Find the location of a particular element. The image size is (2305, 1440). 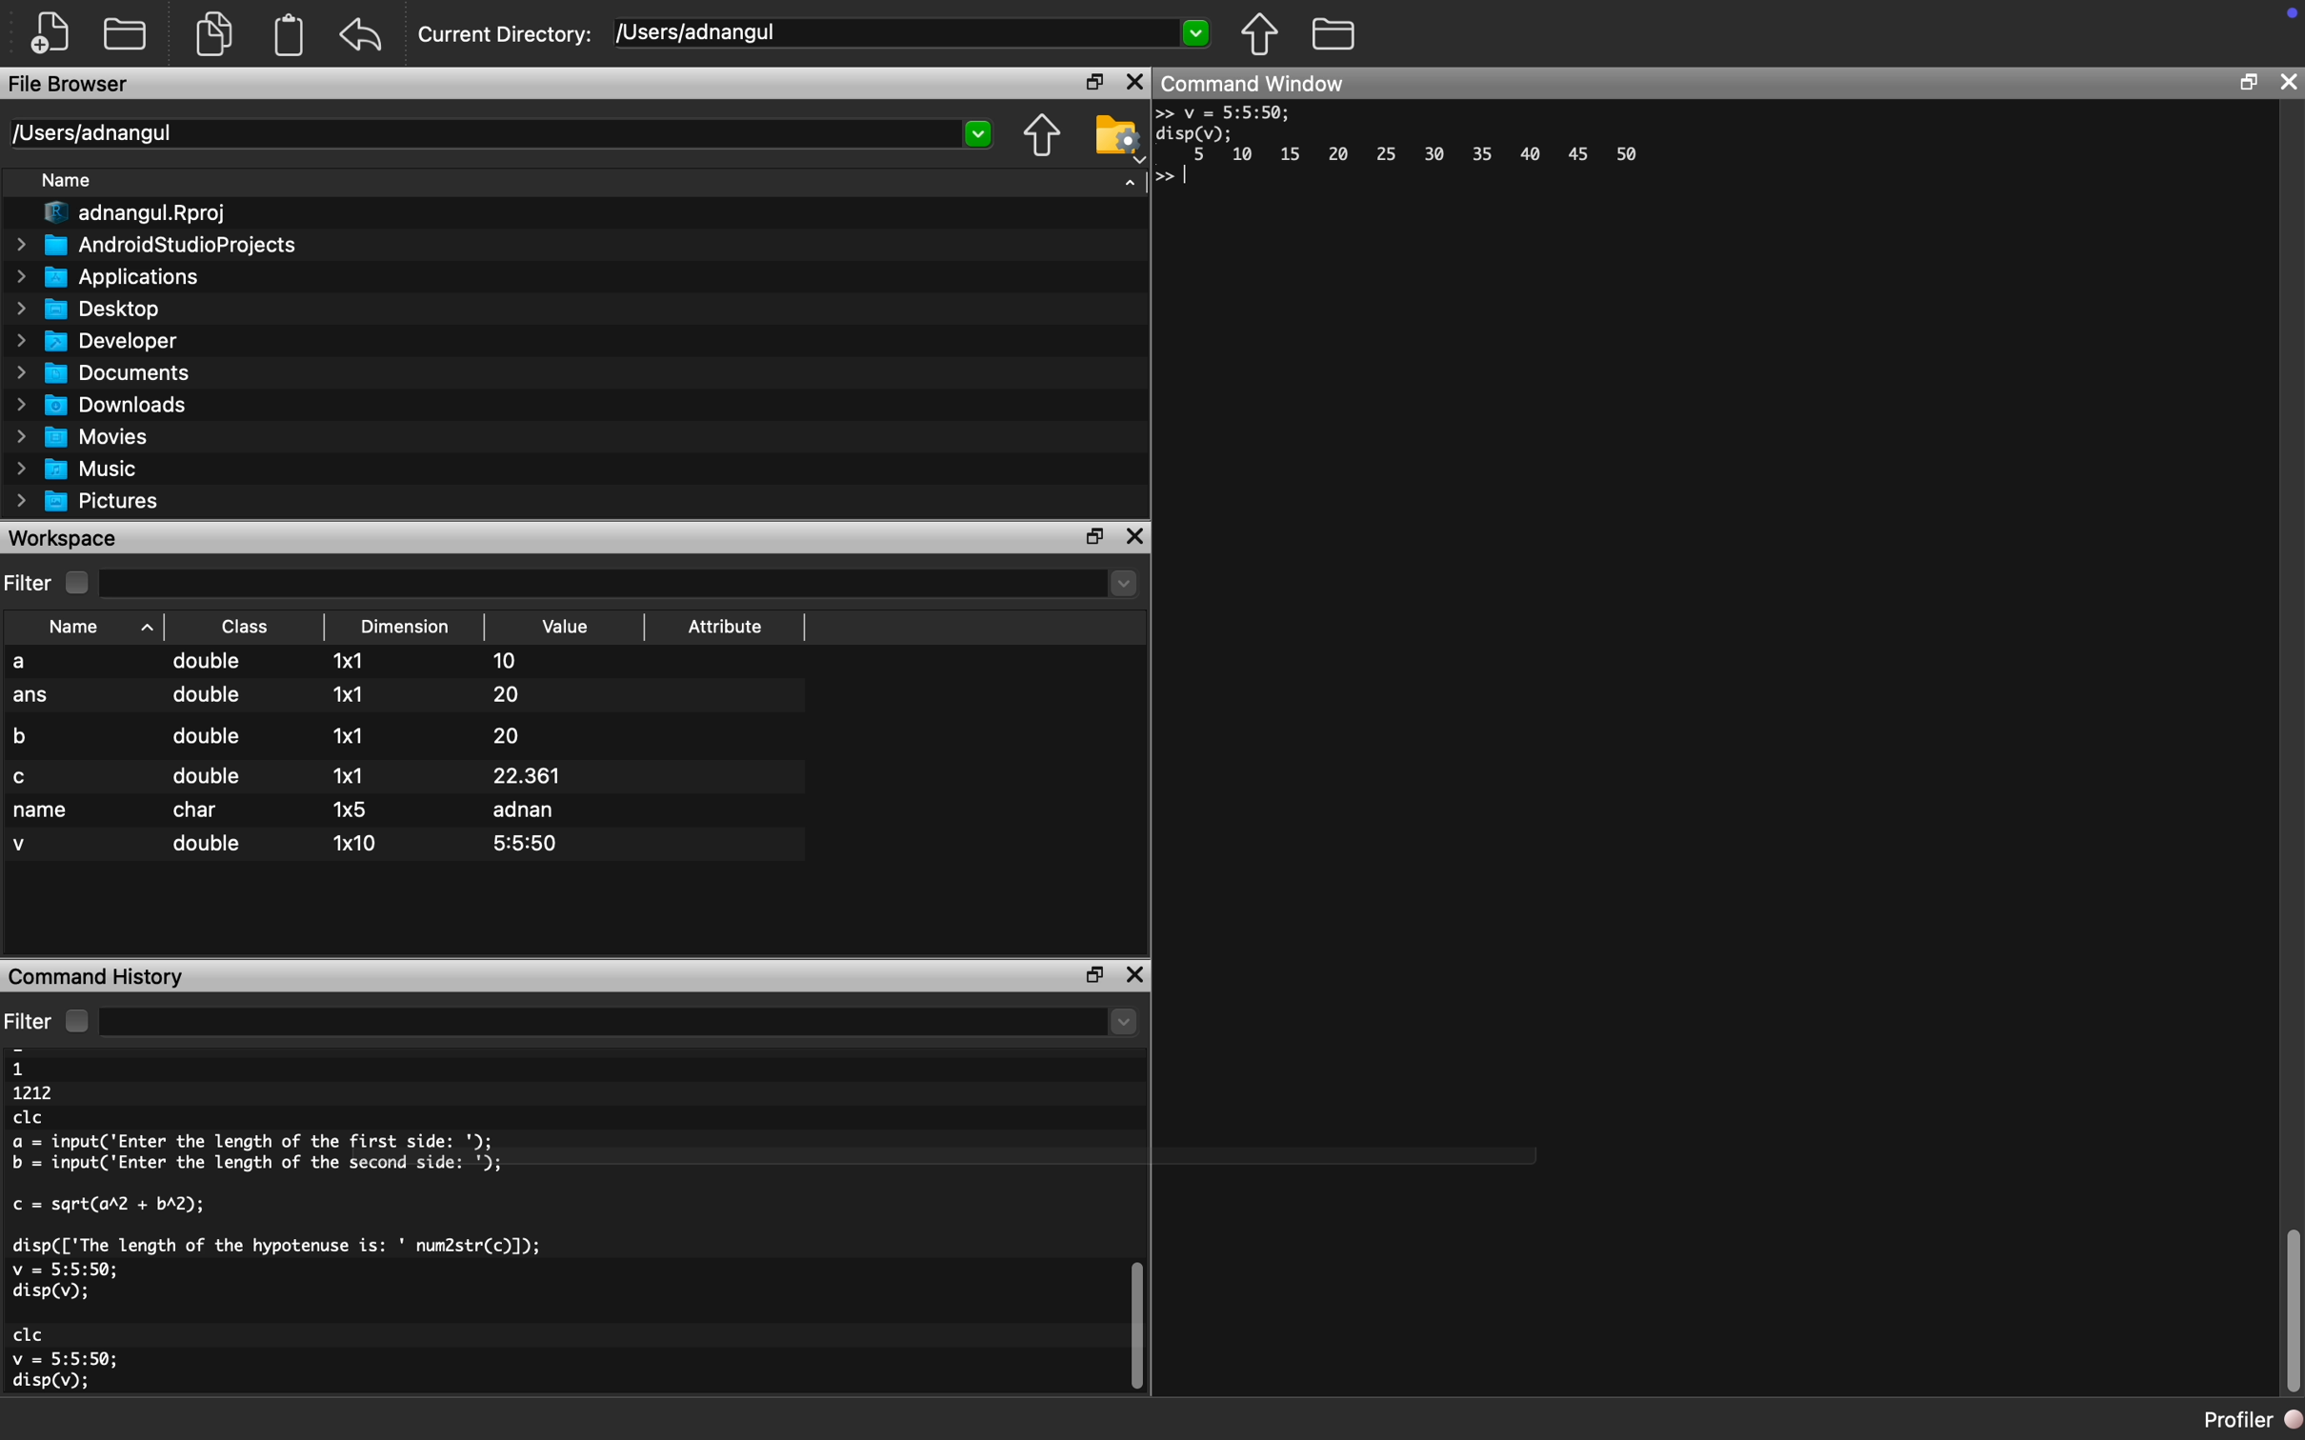

>> v = 5:5:50;  disp(v);  5 10 15 20 25 30 35 40 45 50 >> is located at coordinates (1405, 146).